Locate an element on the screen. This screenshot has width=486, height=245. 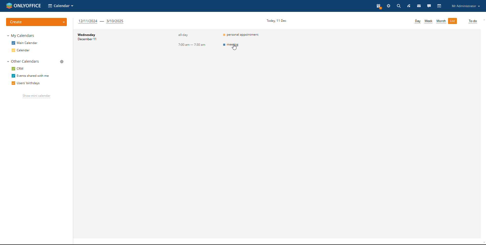
events shared with me is located at coordinates (30, 76).